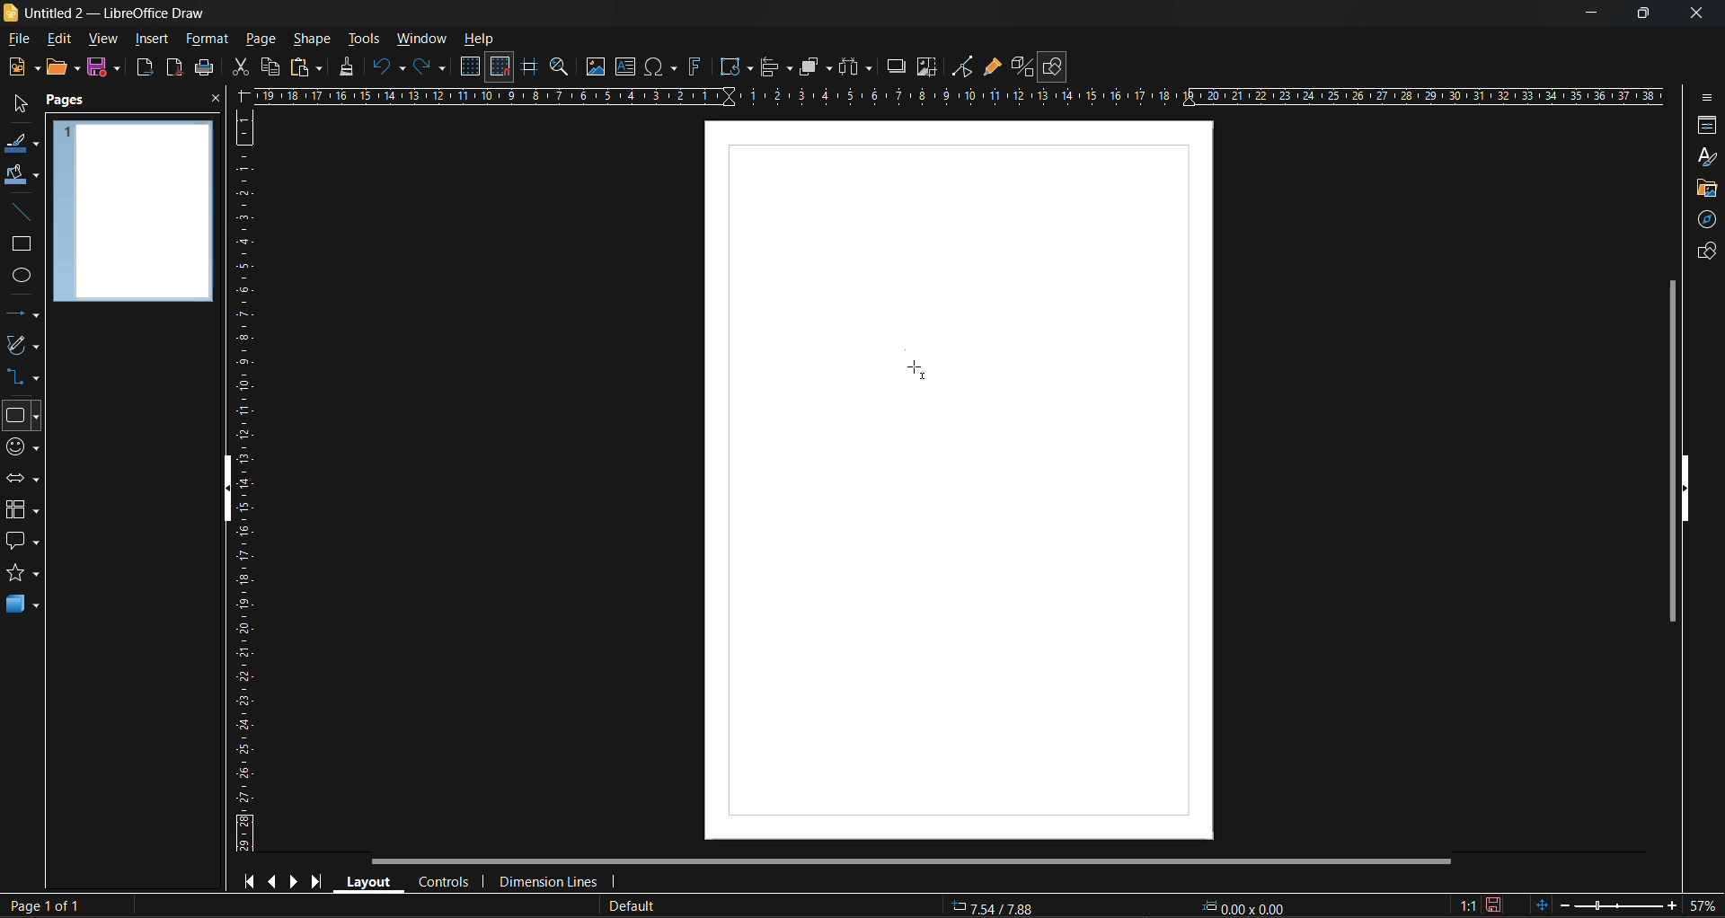 The image size is (1725, 918). Describe the element at coordinates (1469, 906) in the screenshot. I see `scaling factor` at that location.